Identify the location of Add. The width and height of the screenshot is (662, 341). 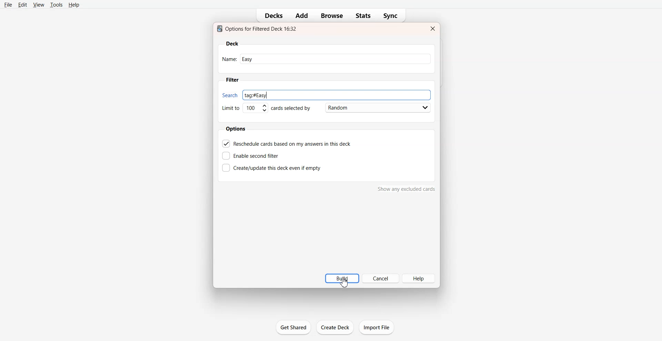
(301, 15).